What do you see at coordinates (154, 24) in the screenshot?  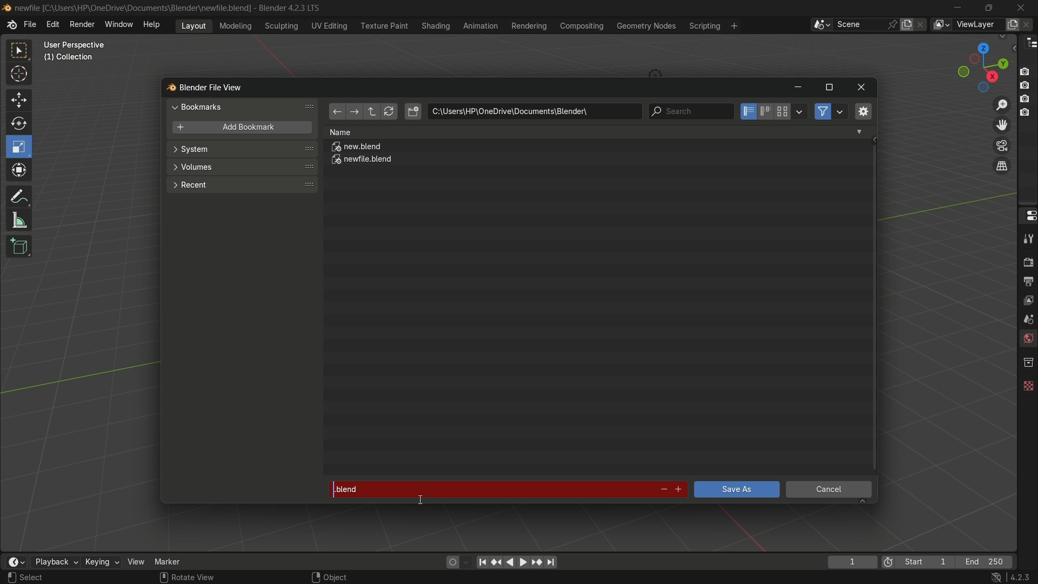 I see `help menu` at bounding box center [154, 24].